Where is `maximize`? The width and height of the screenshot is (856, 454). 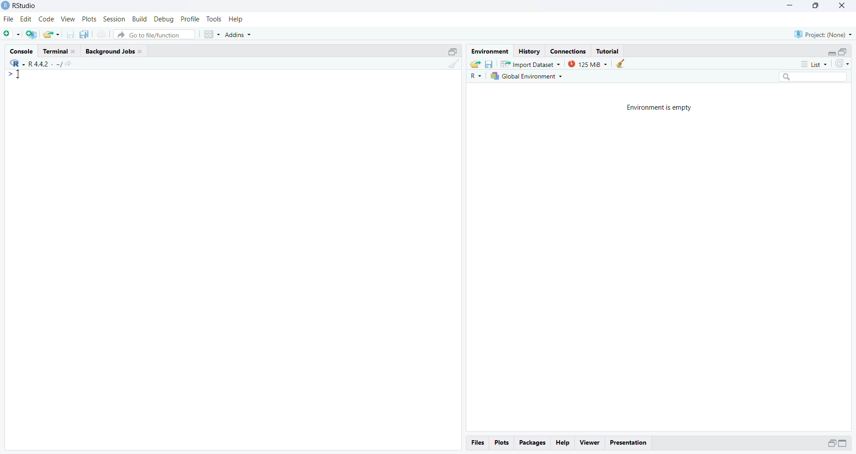 maximize is located at coordinates (843, 52).